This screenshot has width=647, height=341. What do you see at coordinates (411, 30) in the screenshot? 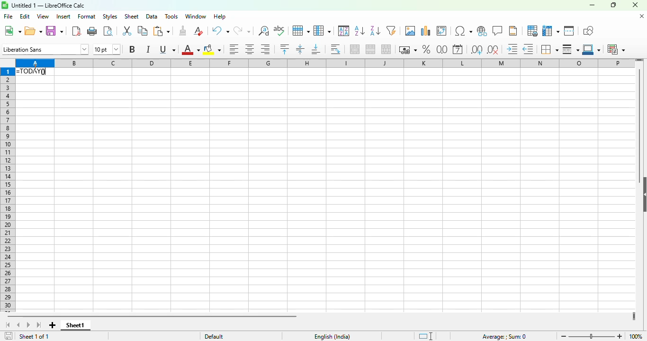
I see `insert image` at bounding box center [411, 30].